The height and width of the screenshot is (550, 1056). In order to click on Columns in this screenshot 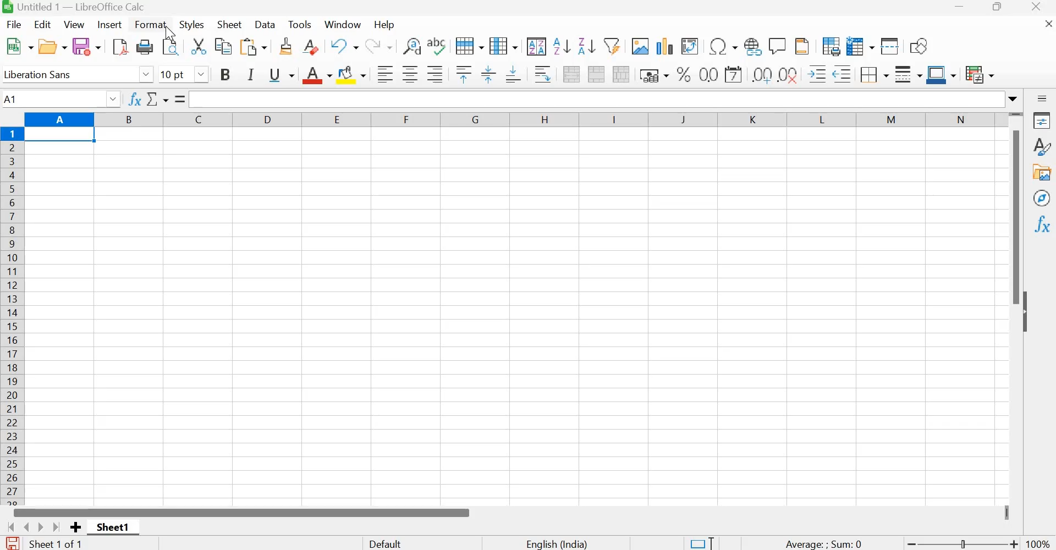, I will do `click(13, 316)`.